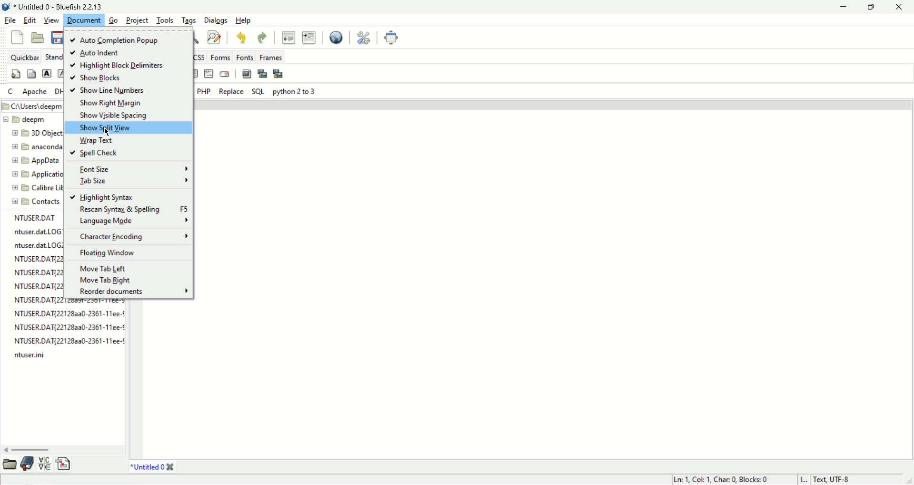 The width and height of the screenshot is (914, 485). What do you see at coordinates (28, 355) in the screenshot?
I see `ntuser.ini` at bounding box center [28, 355].